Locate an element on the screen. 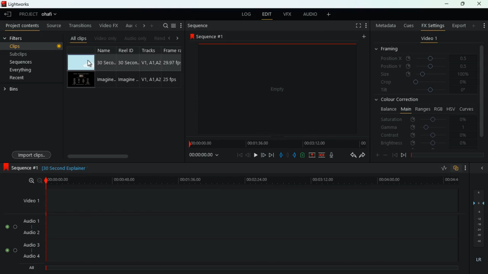 The image size is (488, 274). gamma is located at coordinates (423, 127).